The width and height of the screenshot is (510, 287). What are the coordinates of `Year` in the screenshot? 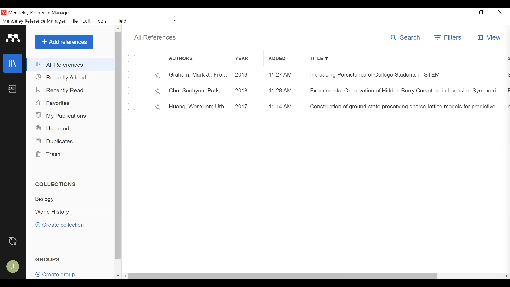 It's located at (247, 76).